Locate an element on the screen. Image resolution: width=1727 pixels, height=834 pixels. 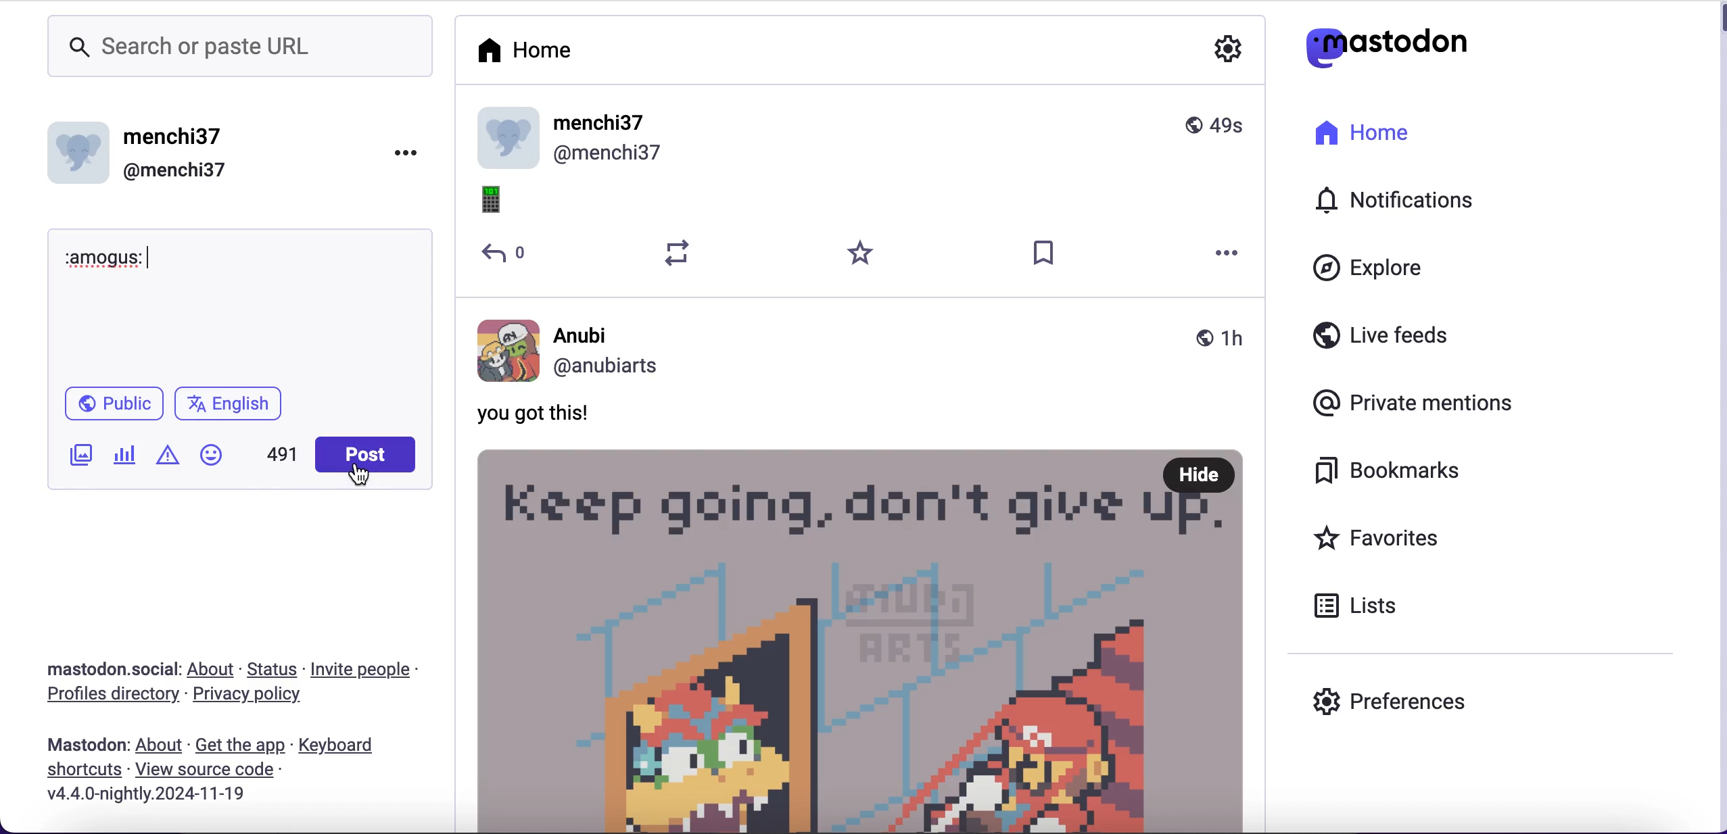
public is located at coordinates (116, 404).